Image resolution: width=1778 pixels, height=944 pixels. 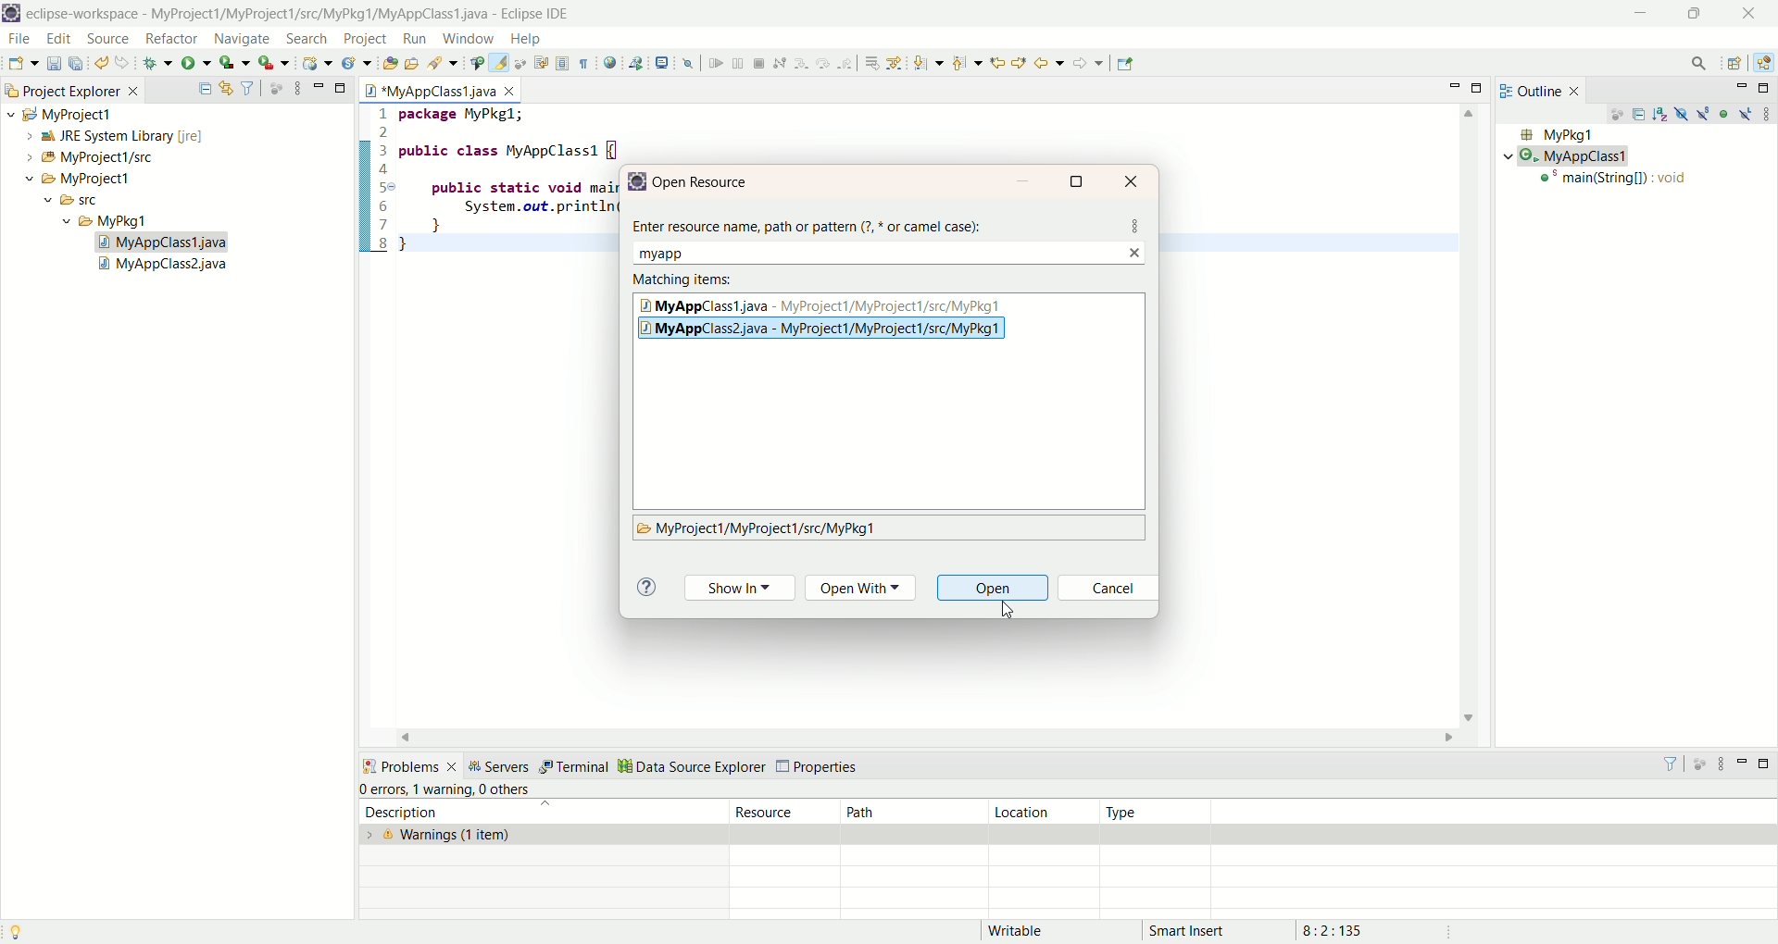 What do you see at coordinates (1754, 12) in the screenshot?
I see `close` at bounding box center [1754, 12].